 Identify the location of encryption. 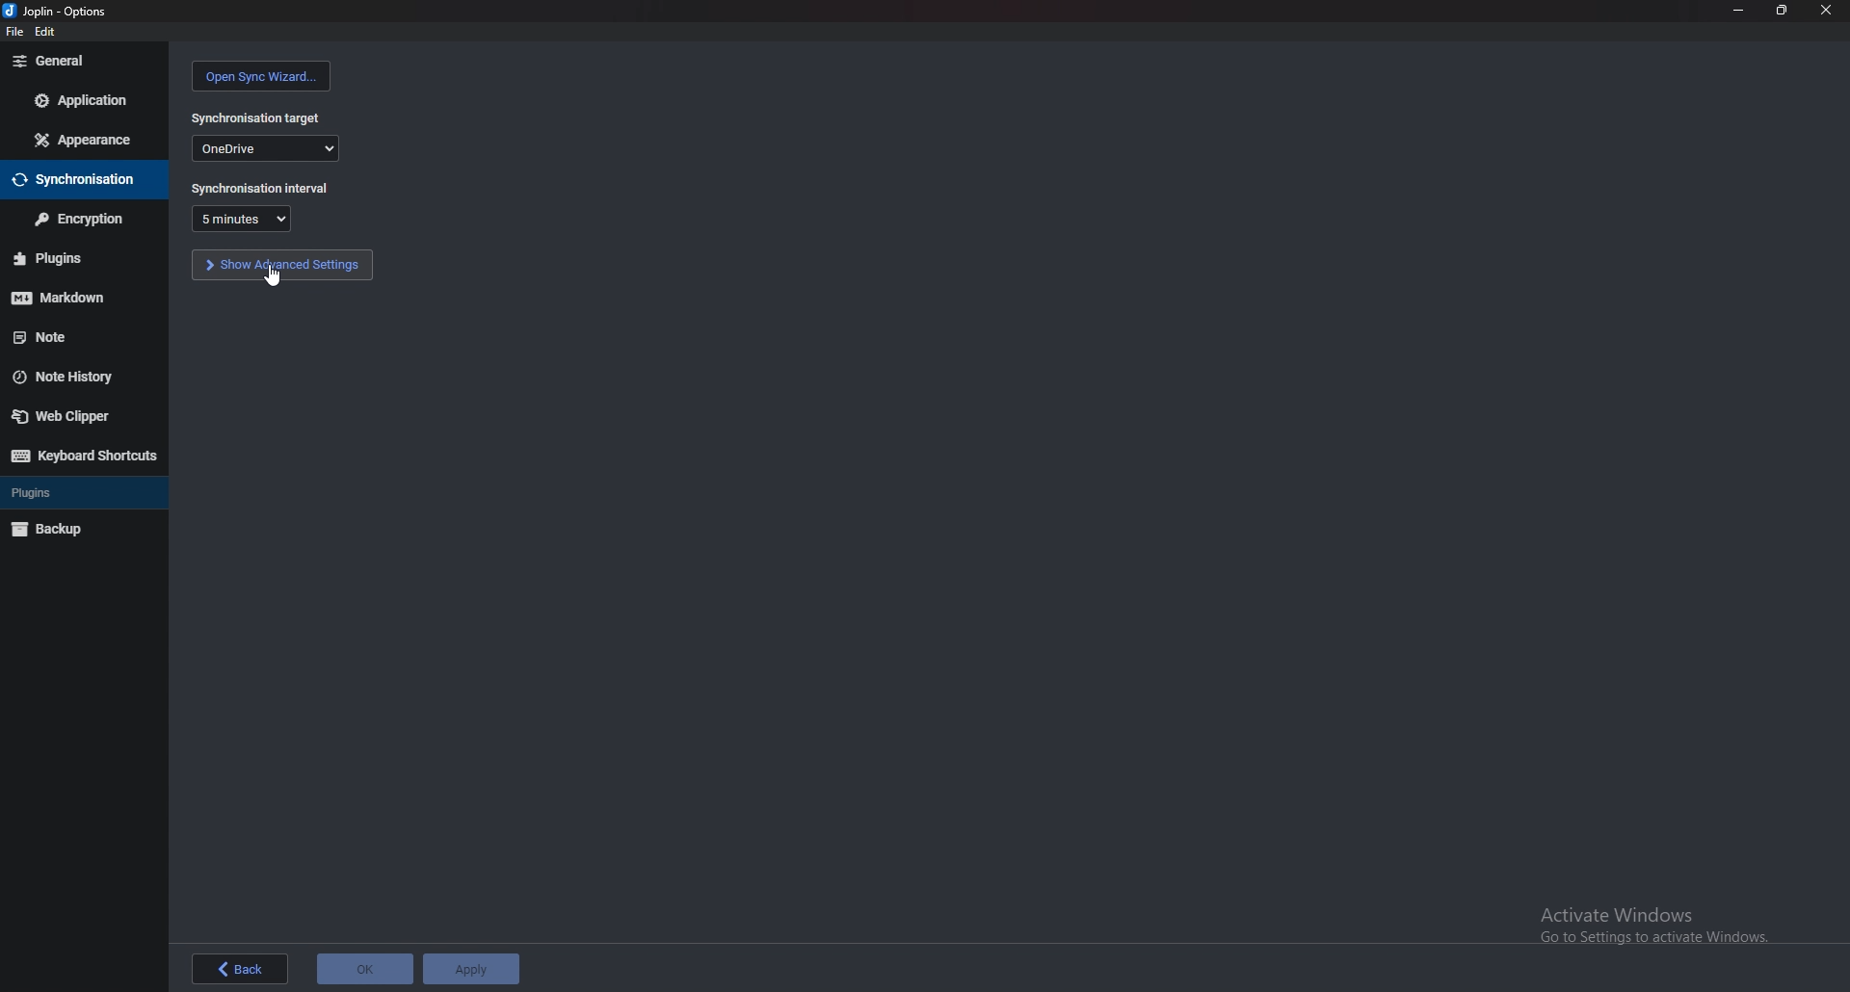
(77, 220).